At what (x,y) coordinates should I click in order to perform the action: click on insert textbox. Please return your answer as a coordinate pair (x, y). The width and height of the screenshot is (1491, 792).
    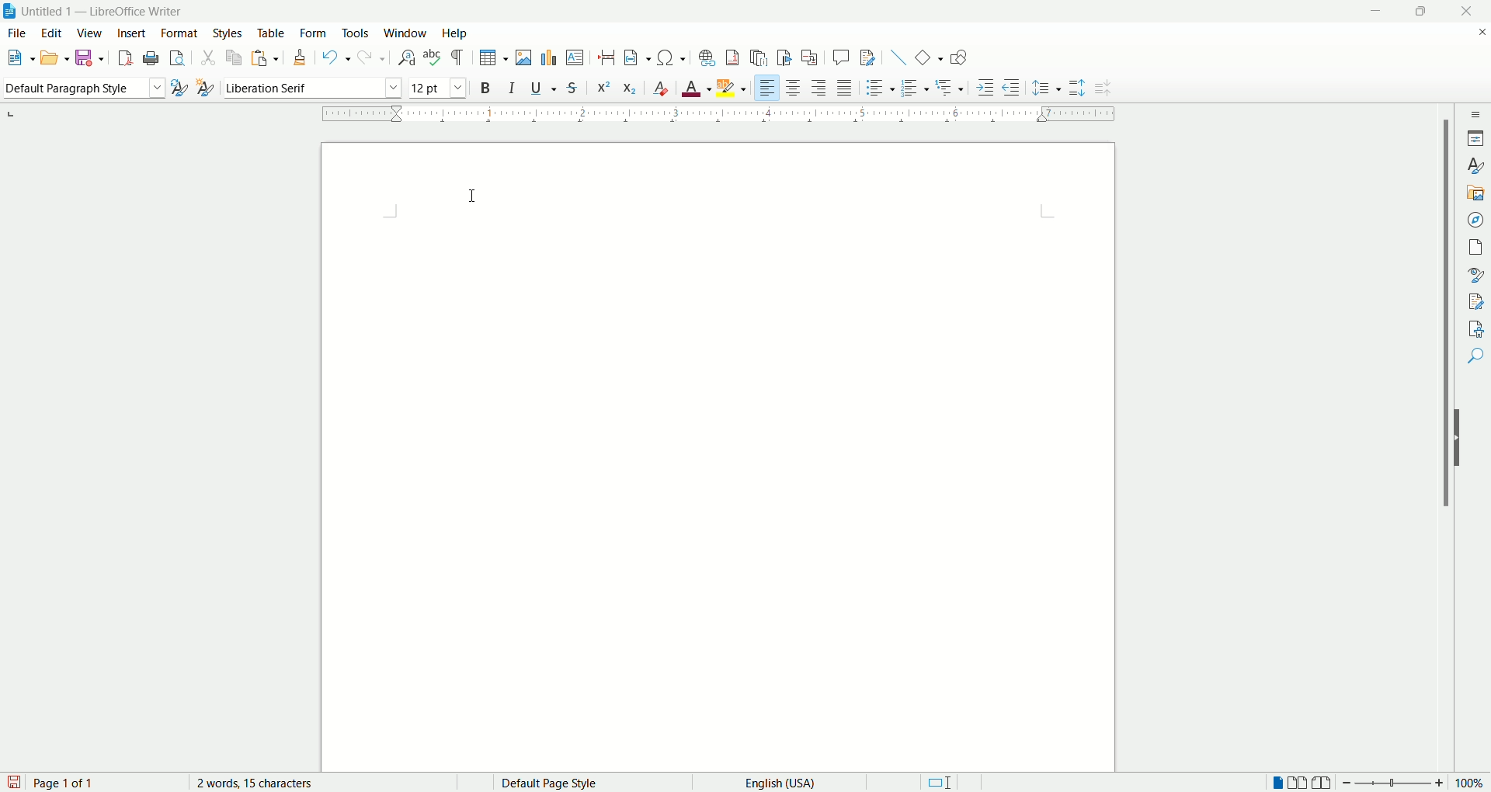
    Looking at the image, I should click on (575, 56).